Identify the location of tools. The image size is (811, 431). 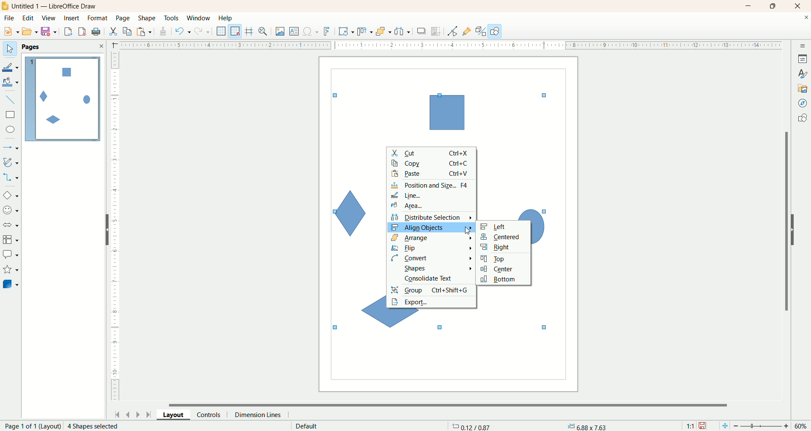
(172, 19).